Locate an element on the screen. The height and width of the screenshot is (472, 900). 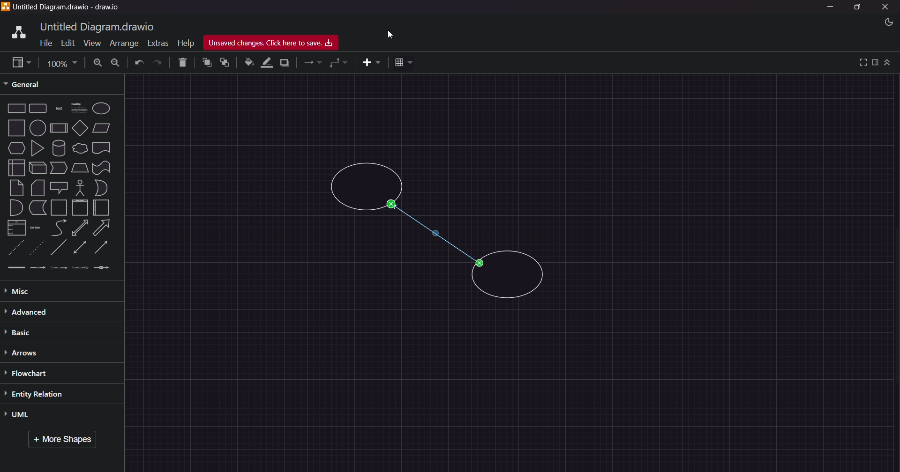
View is located at coordinates (88, 43).